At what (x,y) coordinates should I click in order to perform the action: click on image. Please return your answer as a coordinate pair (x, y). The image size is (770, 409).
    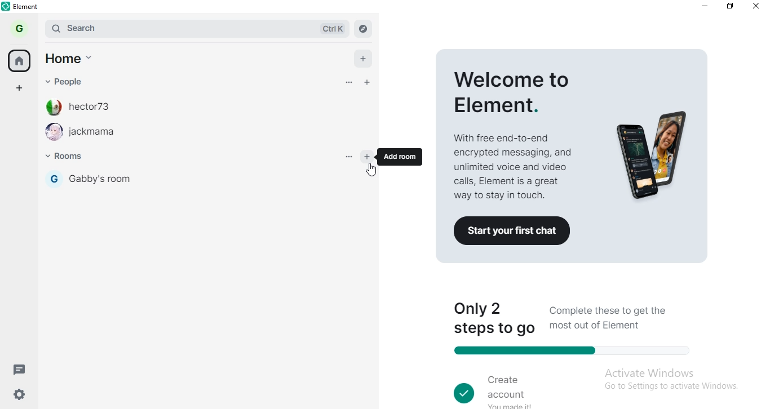
    Looking at the image, I should click on (653, 156).